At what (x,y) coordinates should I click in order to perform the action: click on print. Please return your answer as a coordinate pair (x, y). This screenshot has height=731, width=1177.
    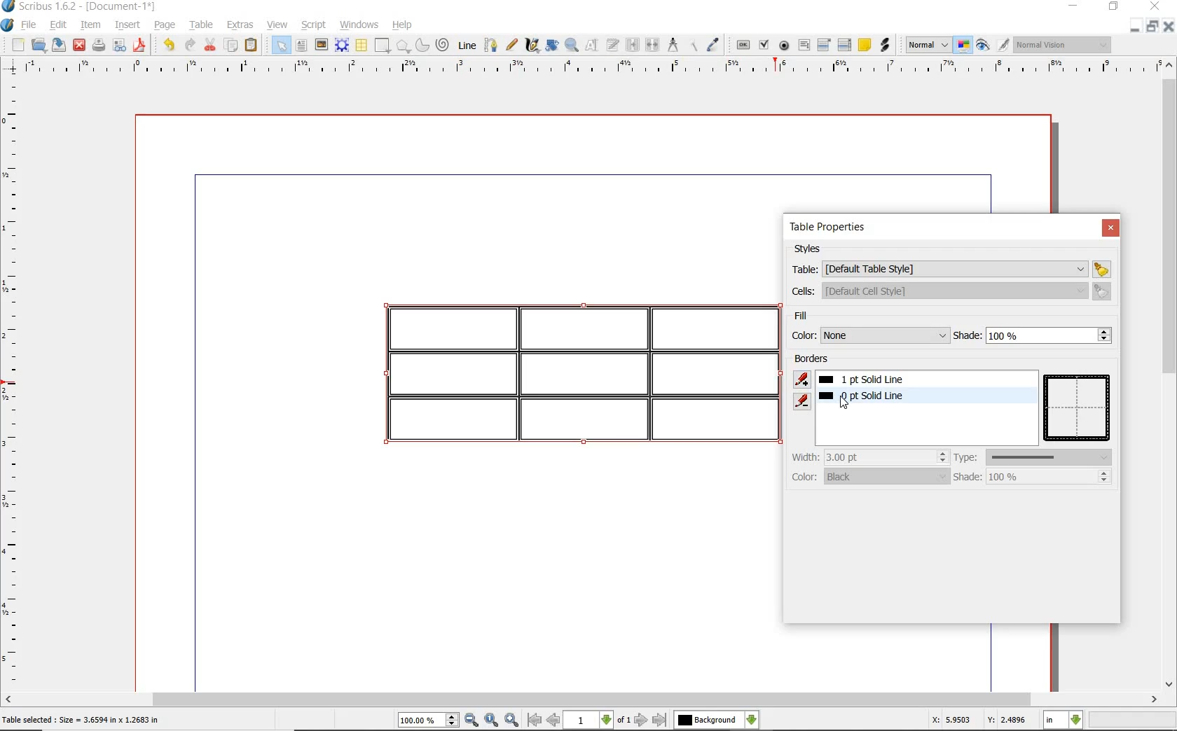
    Looking at the image, I should click on (99, 46).